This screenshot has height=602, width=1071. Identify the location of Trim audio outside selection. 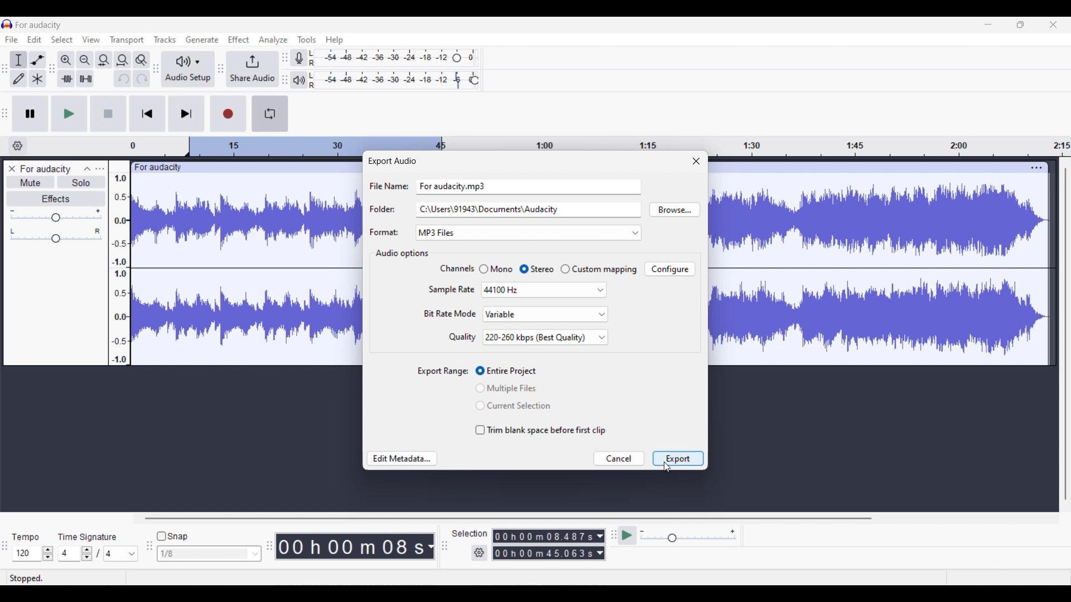
(66, 79).